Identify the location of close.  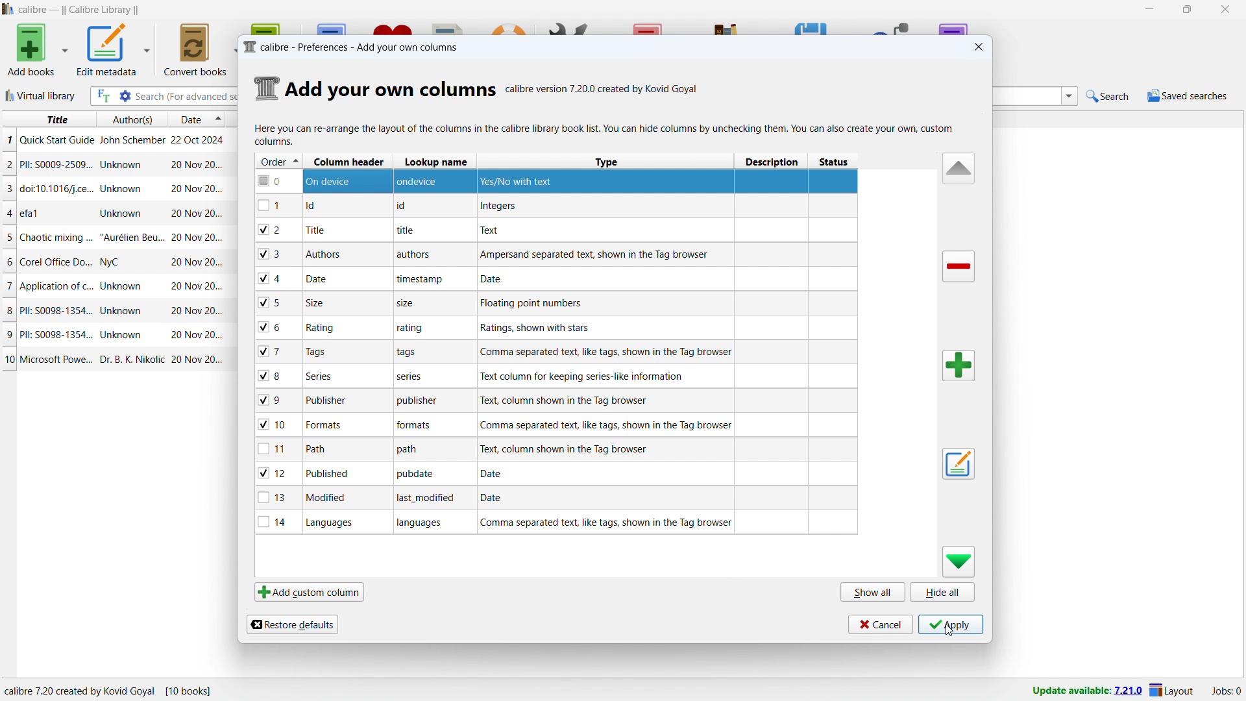
(1227, 9).